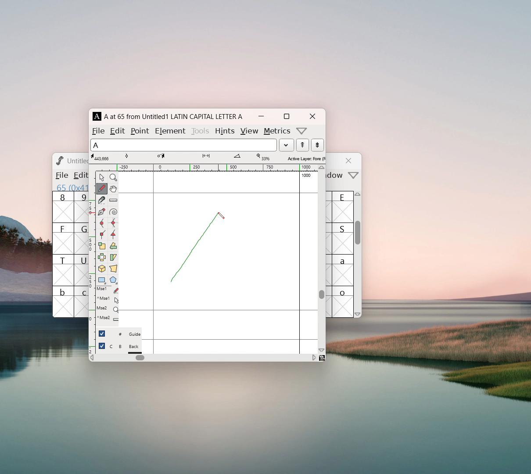 The image size is (531, 474). What do you see at coordinates (81, 238) in the screenshot?
I see `G` at bounding box center [81, 238].